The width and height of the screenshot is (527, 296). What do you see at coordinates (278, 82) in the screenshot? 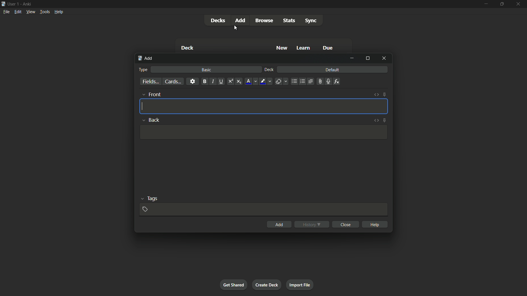
I see `remove formatting` at bounding box center [278, 82].